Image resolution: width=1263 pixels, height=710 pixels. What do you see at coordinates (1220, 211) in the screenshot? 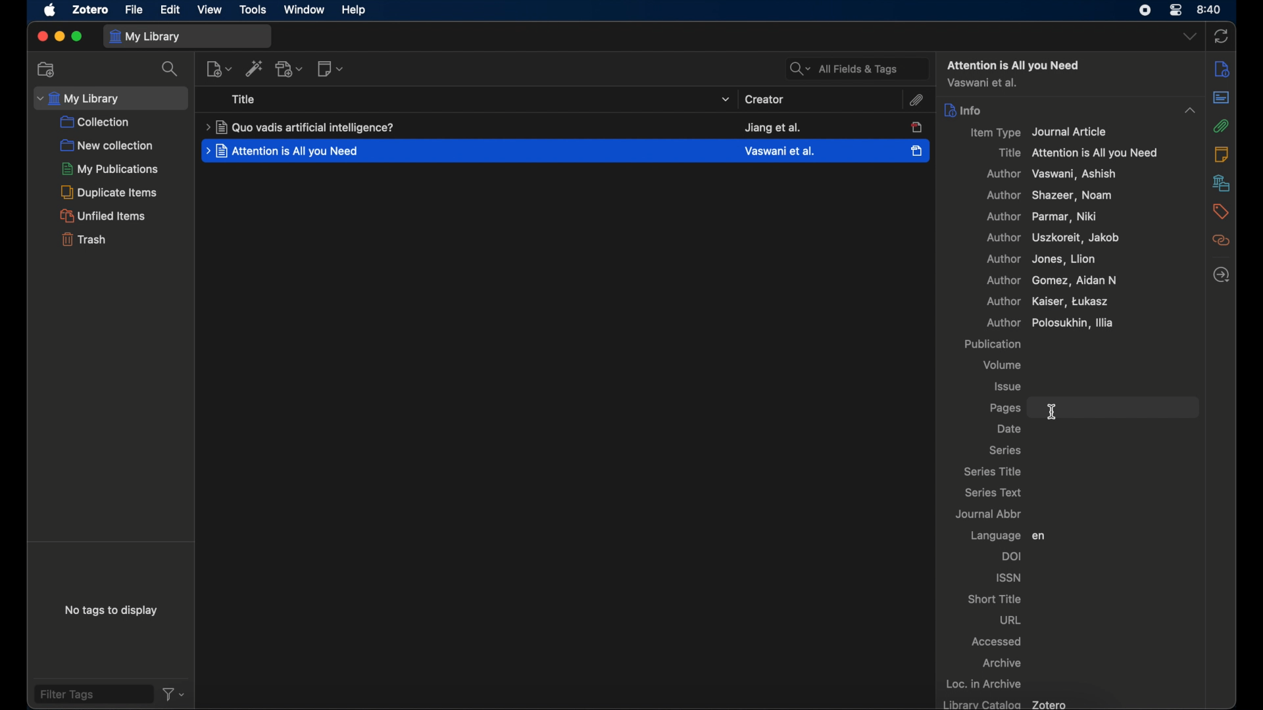
I see `tags` at bounding box center [1220, 211].